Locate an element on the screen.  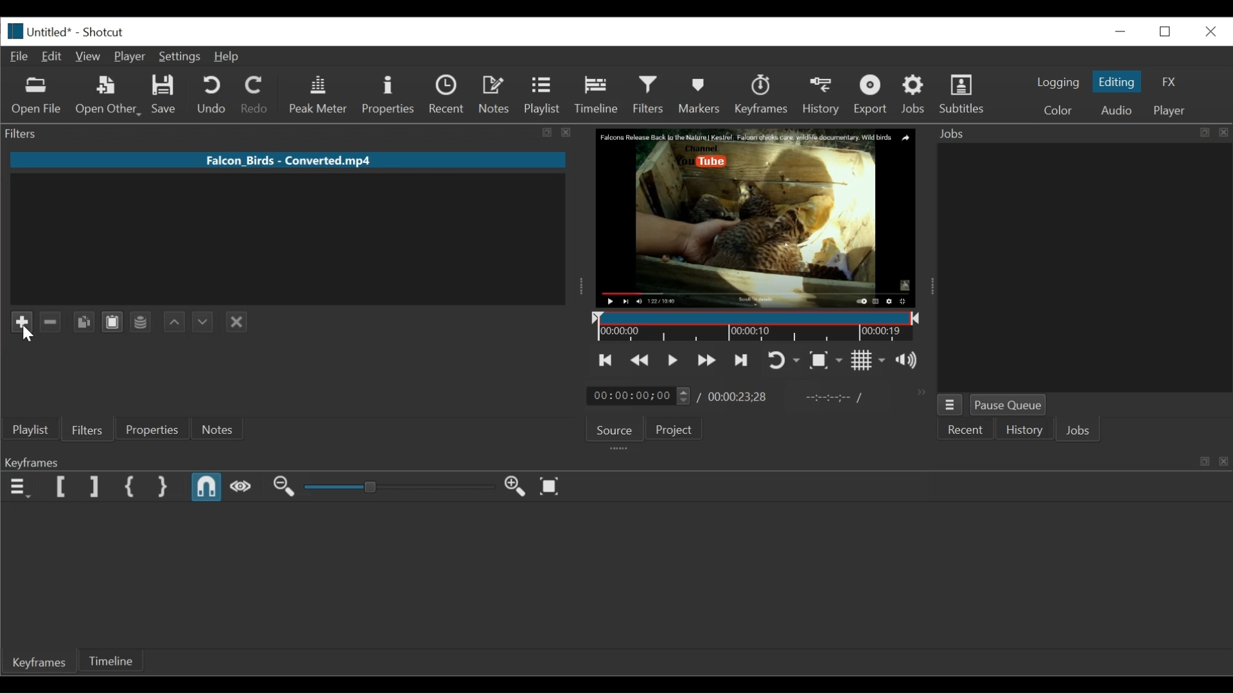
Export is located at coordinates (871, 95).